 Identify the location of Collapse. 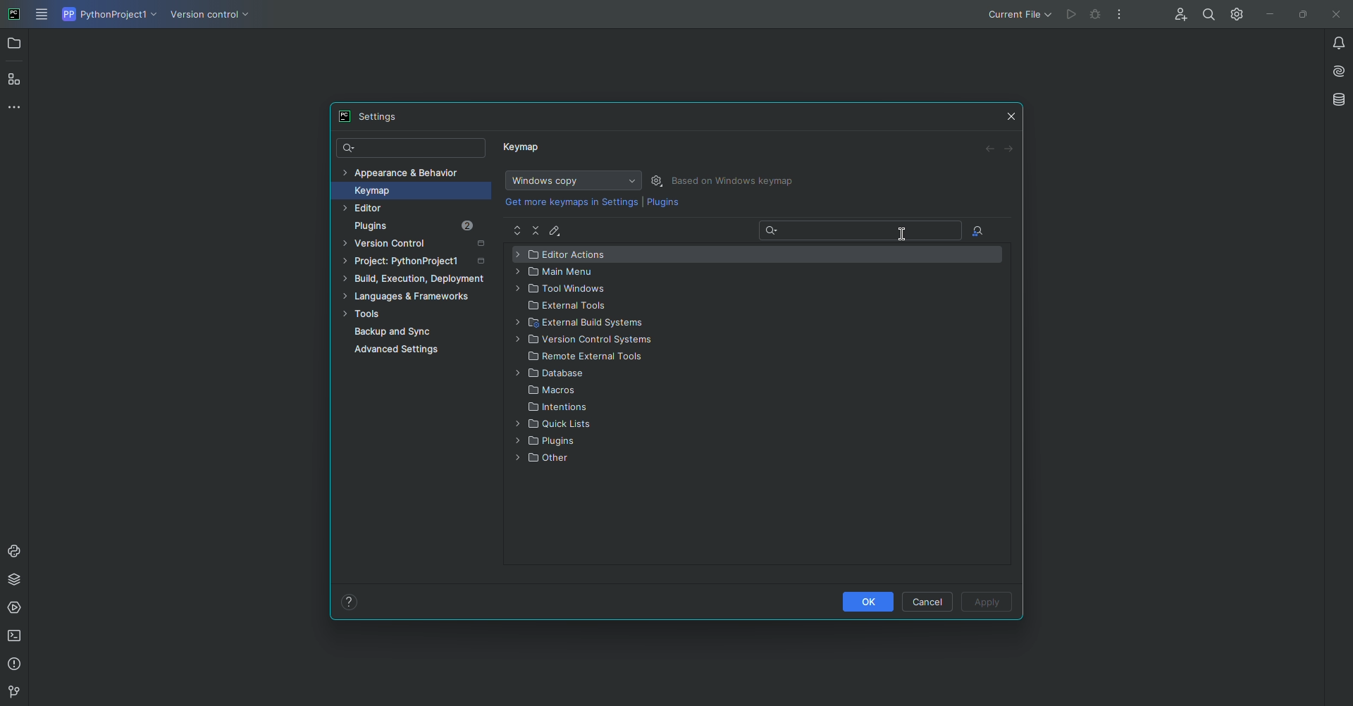
(537, 230).